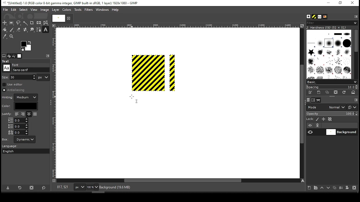 The height and width of the screenshot is (202, 360). Describe the element at coordinates (23, 77) in the screenshot. I see `font size` at that location.